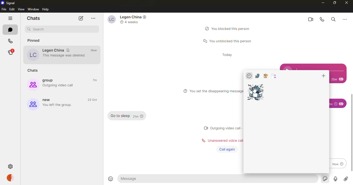  Describe the element at coordinates (81, 18) in the screenshot. I see `new chat` at that location.